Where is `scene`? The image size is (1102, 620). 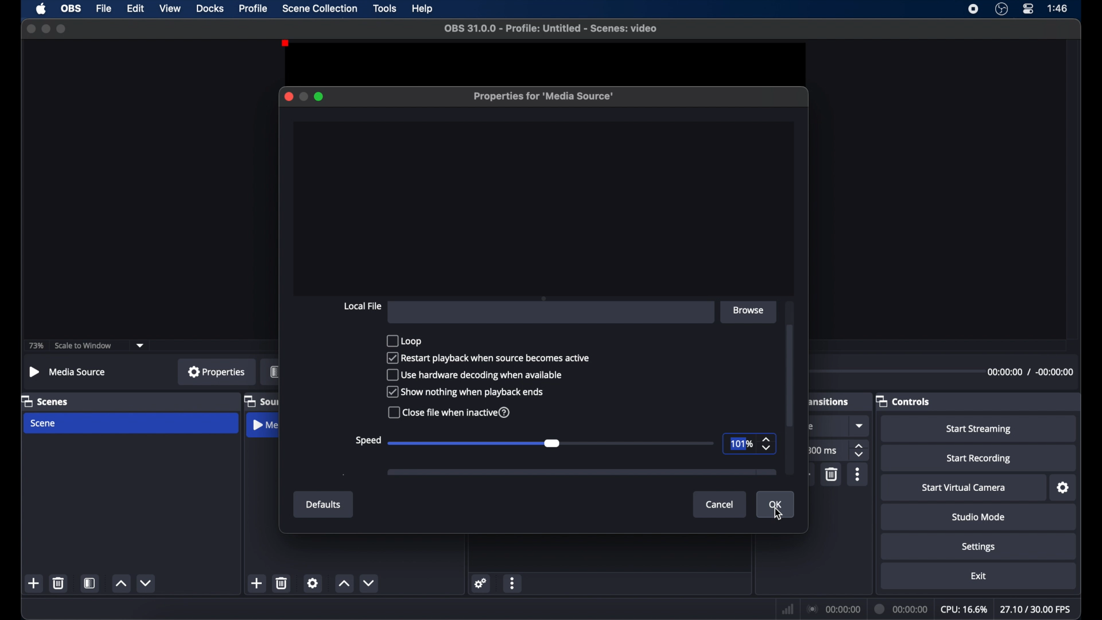 scene is located at coordinates (44, 424).